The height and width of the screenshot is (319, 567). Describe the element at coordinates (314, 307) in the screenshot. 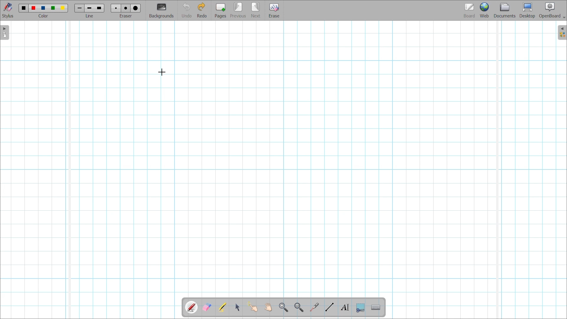

I see `Virtual laser pointer` at that location.